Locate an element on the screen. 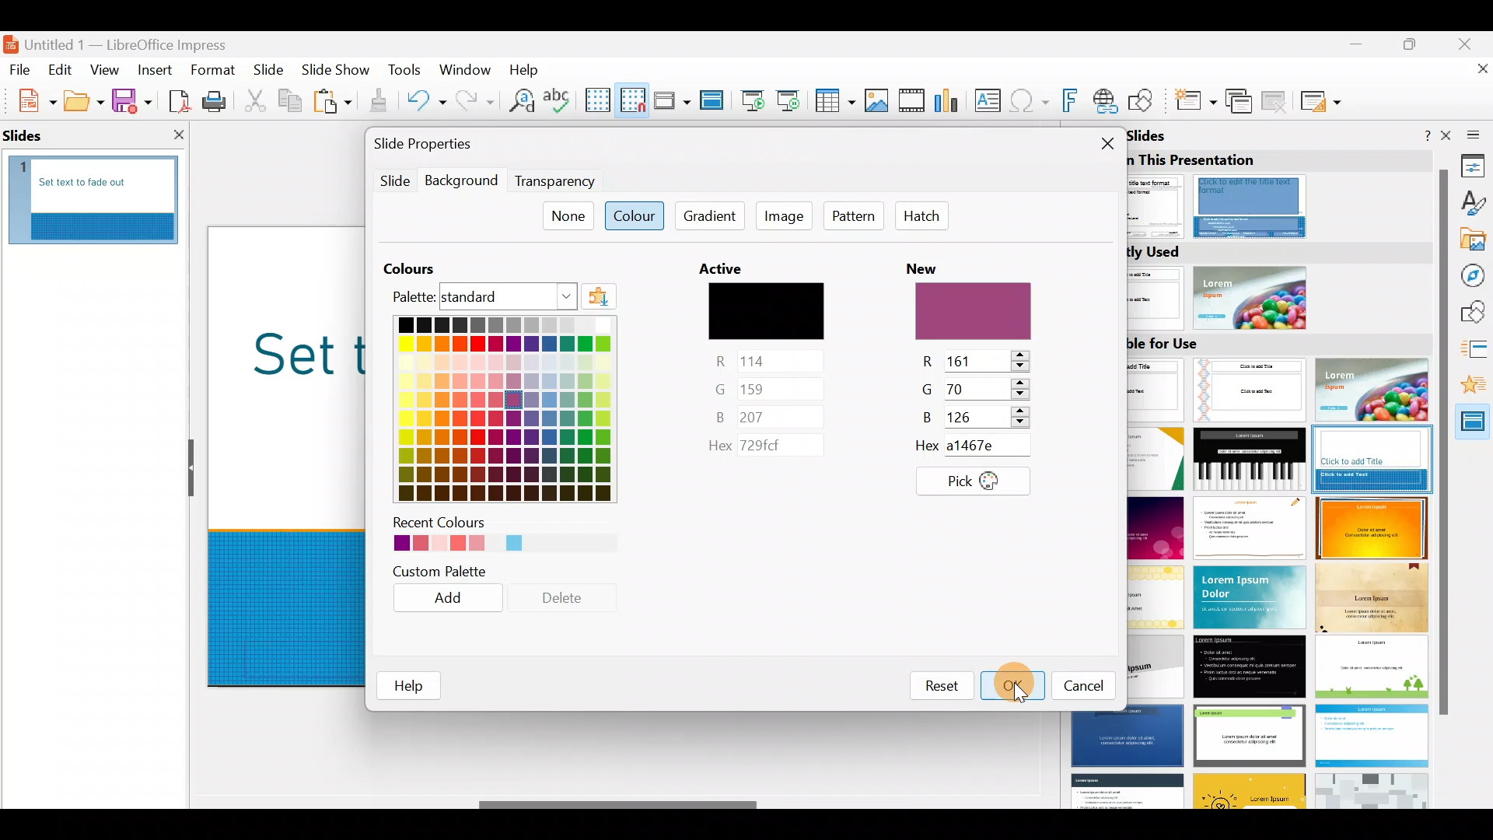 The width and height of the screenshot is (1493, 840). Slide is located at coordinates (270, 72).